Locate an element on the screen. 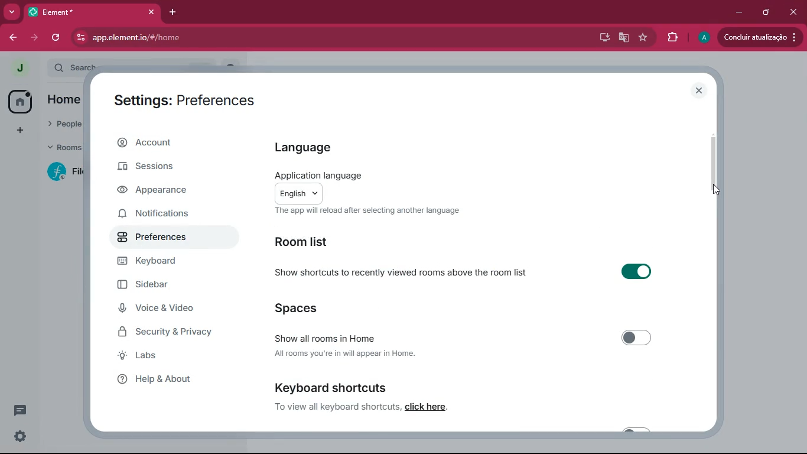  sidebar is located at coordinates (167, 286).